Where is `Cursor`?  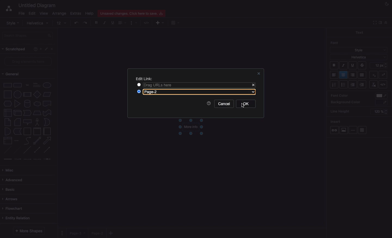 Cursor is located at coordinates (240, 104).